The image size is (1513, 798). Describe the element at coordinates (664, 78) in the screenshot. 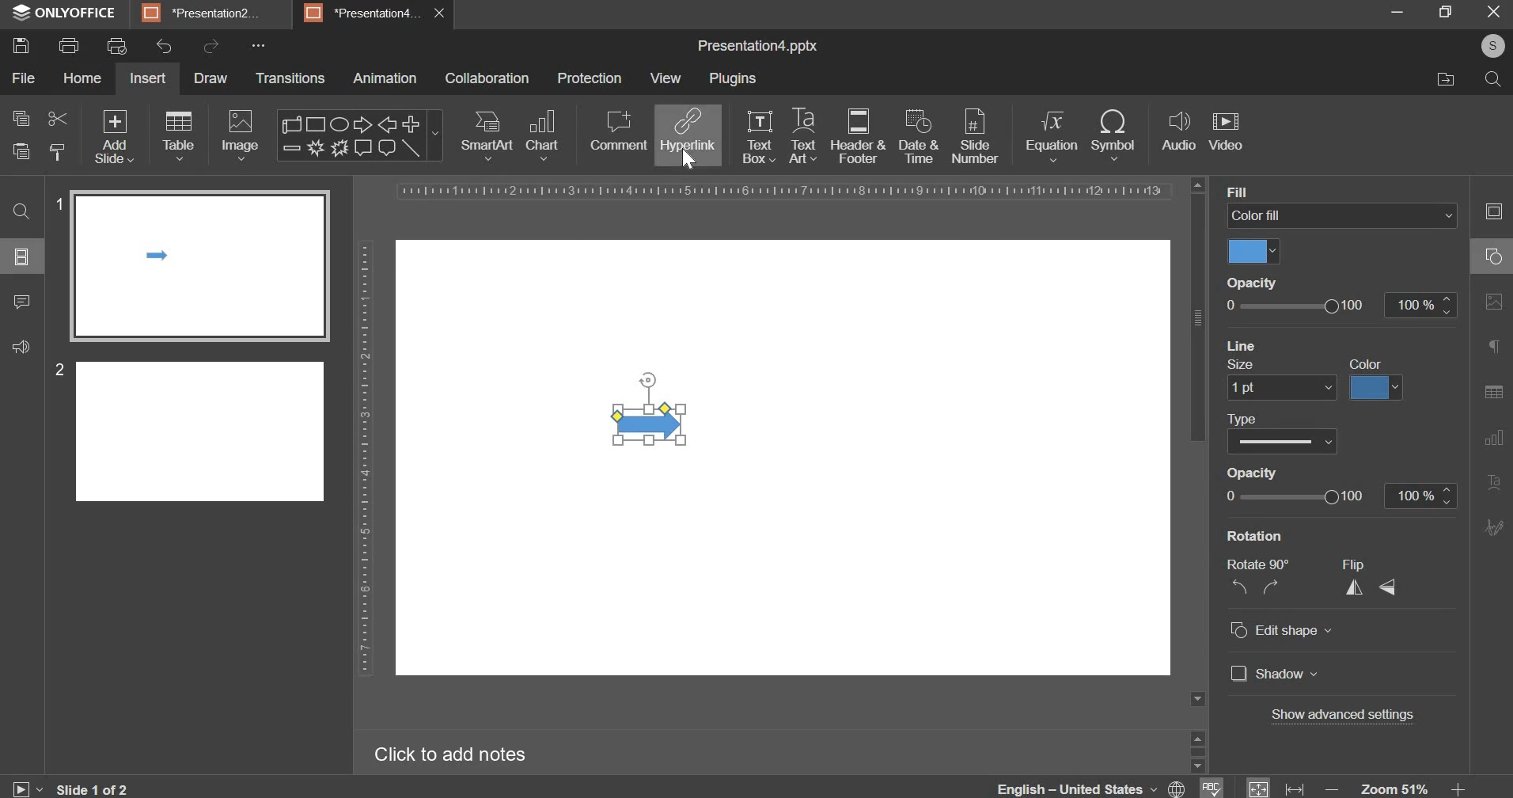

I see `view` at that location.